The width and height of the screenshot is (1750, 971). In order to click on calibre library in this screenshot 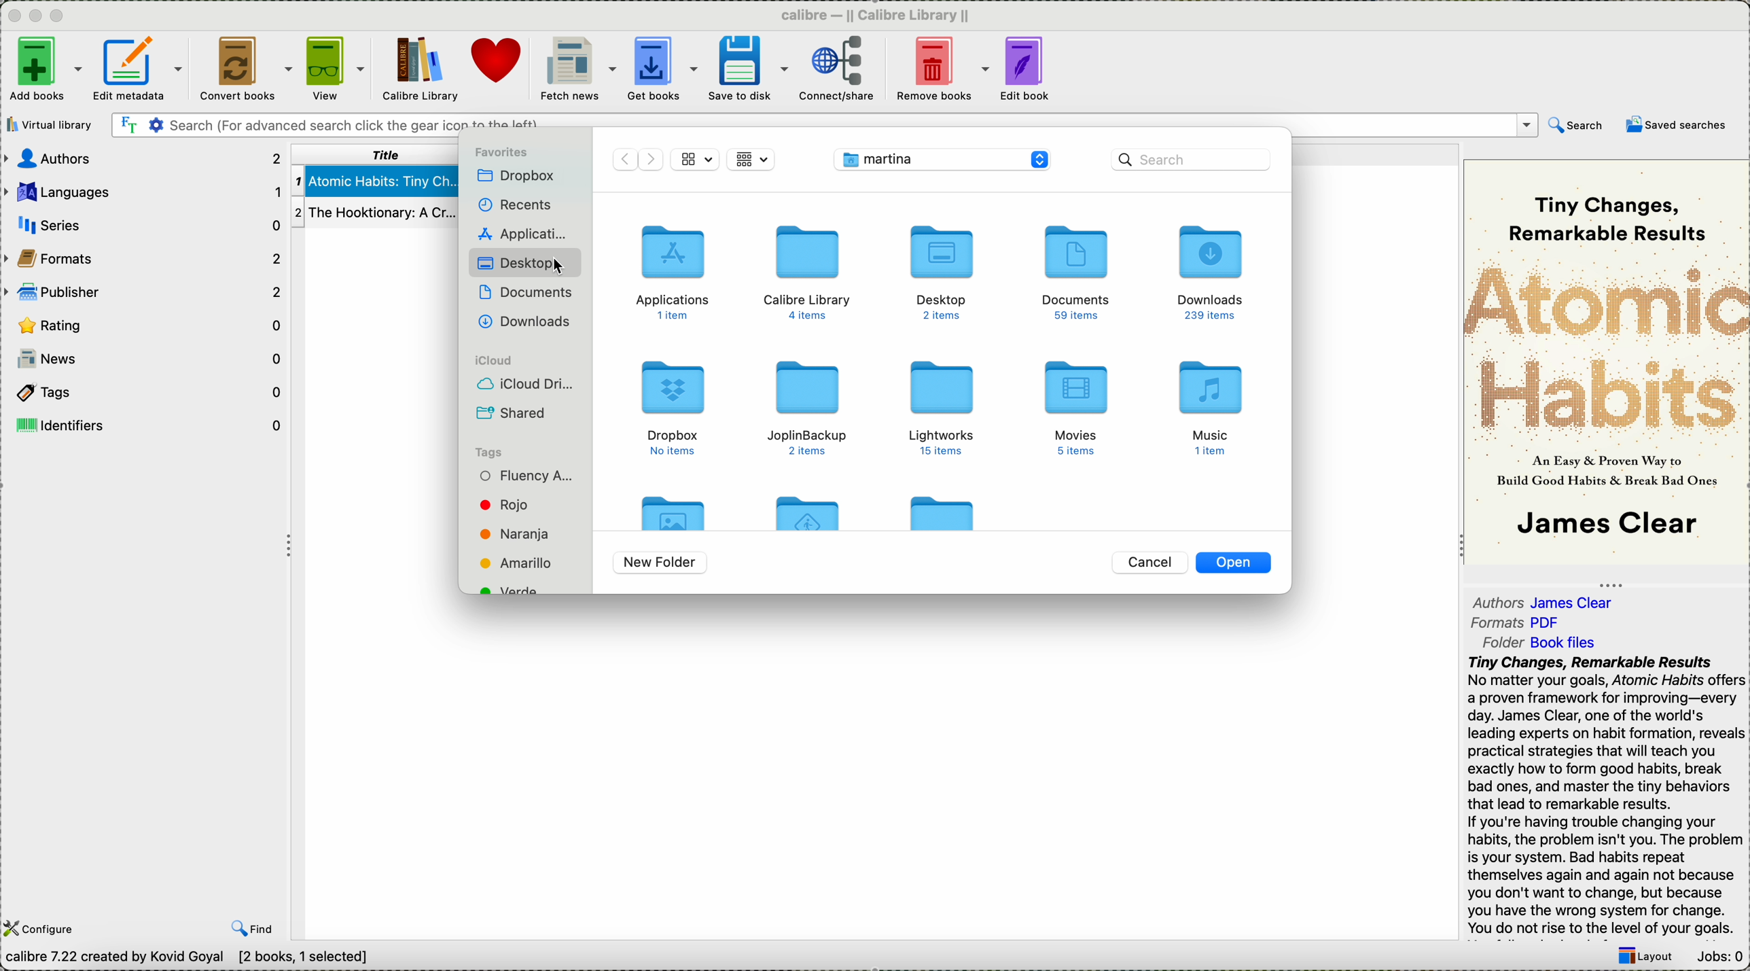, I will do `click(808, 271)`.